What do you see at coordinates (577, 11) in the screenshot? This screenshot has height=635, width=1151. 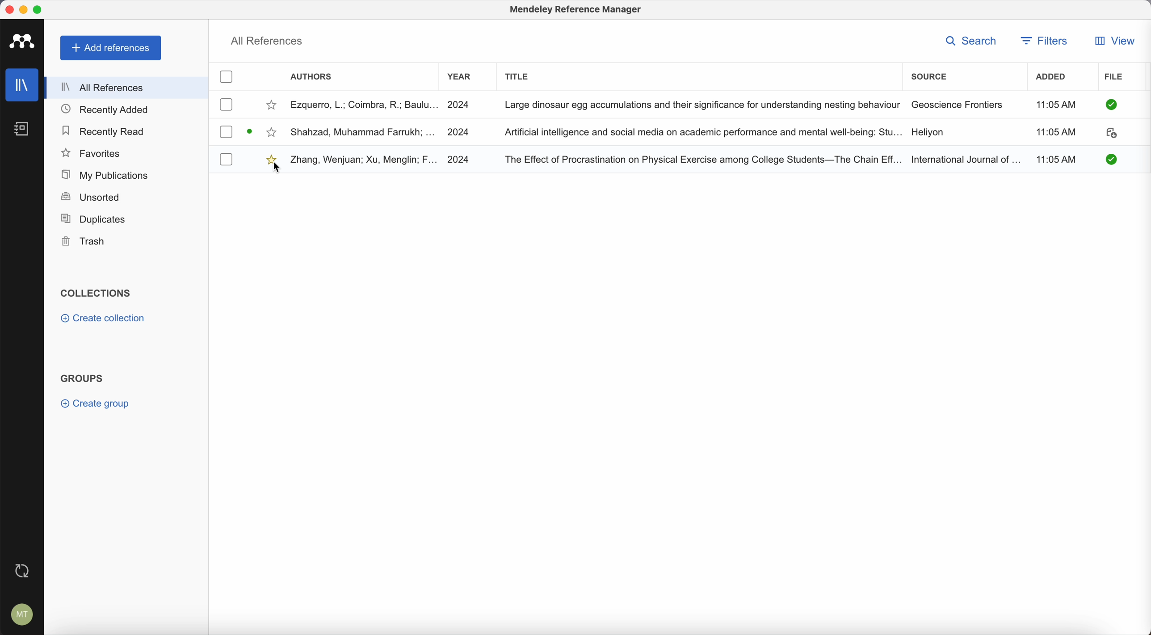 I see `Mendeley reference manager` at bounding box center [577, 11].